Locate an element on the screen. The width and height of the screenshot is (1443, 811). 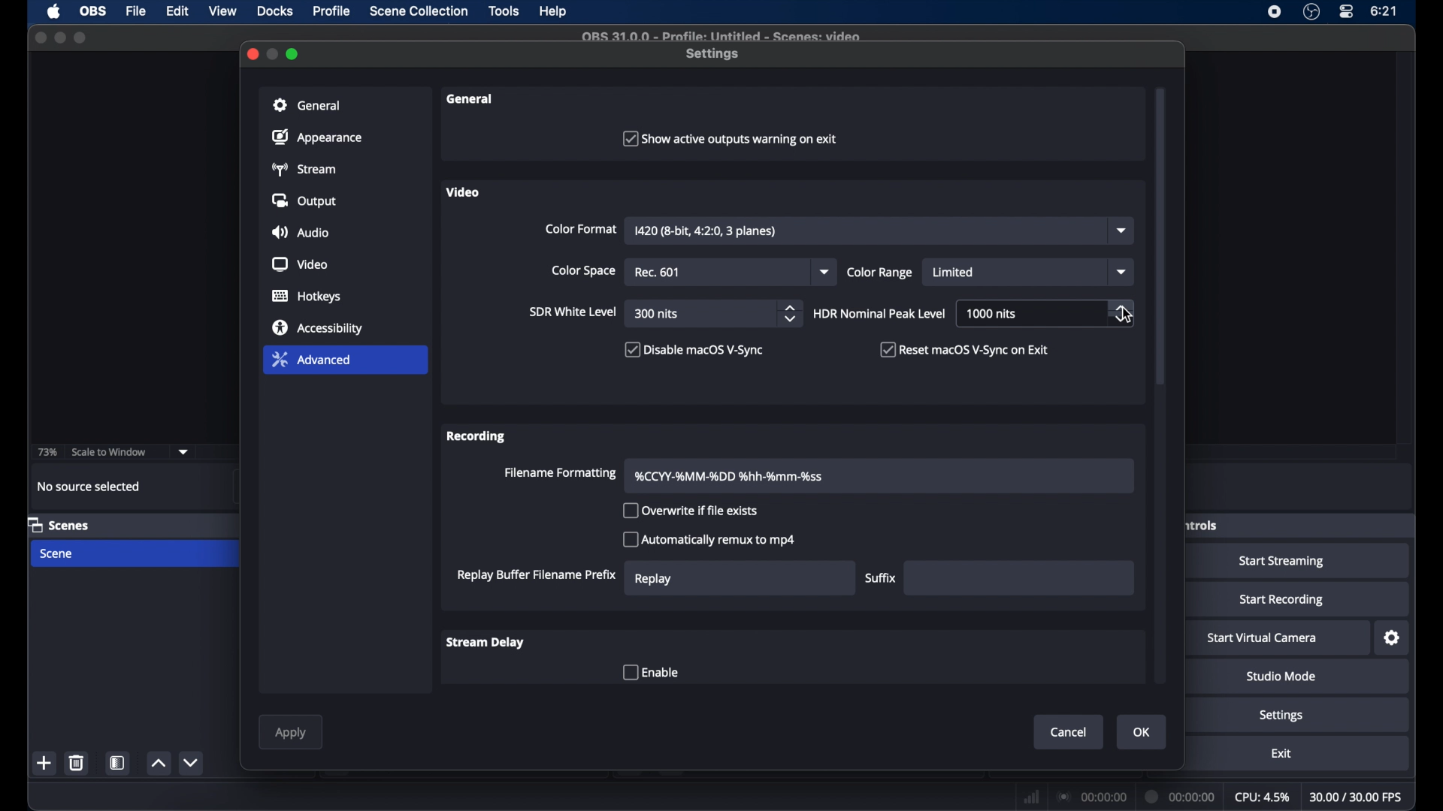
color range is located at coordinates (879, 272).